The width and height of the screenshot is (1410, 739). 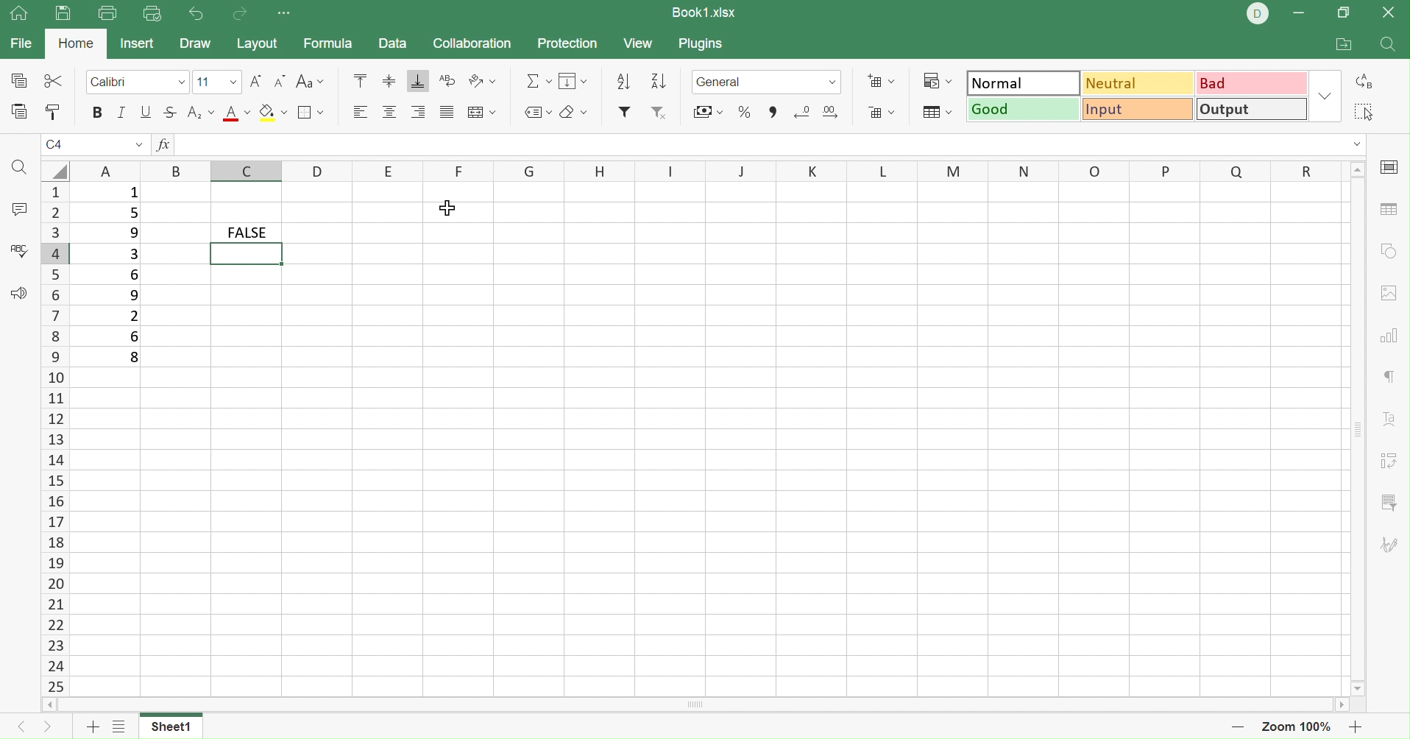 I want to click on Previous, so click(x=16, y=730).